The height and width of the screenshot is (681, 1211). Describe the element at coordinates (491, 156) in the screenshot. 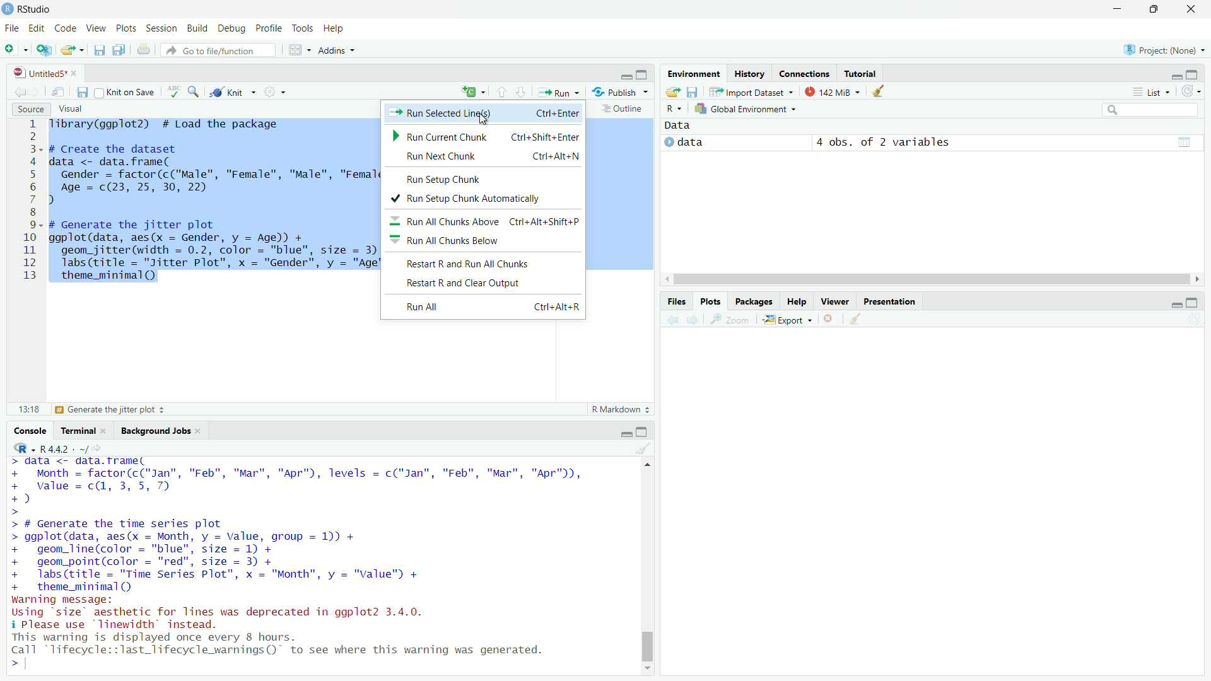

I see `Run Next Chunk` at that location.